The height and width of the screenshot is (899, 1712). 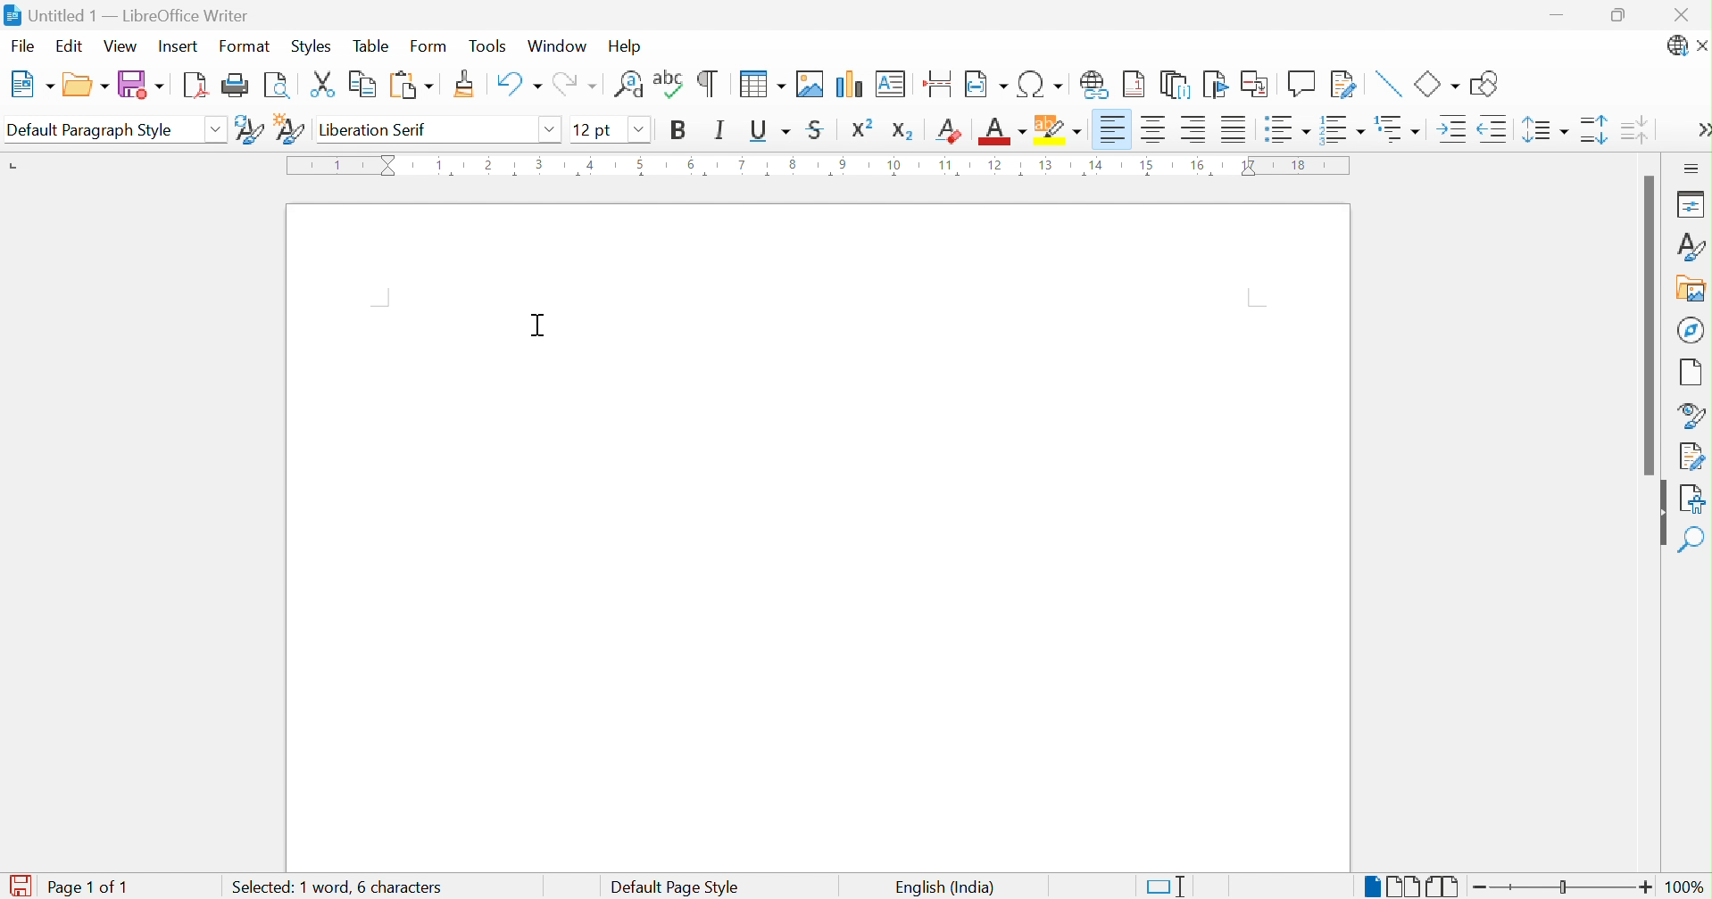 What do you see at coordinates (1658, 515) in the screenshot?
I see `Hide` at bounding box center [1658, 515].